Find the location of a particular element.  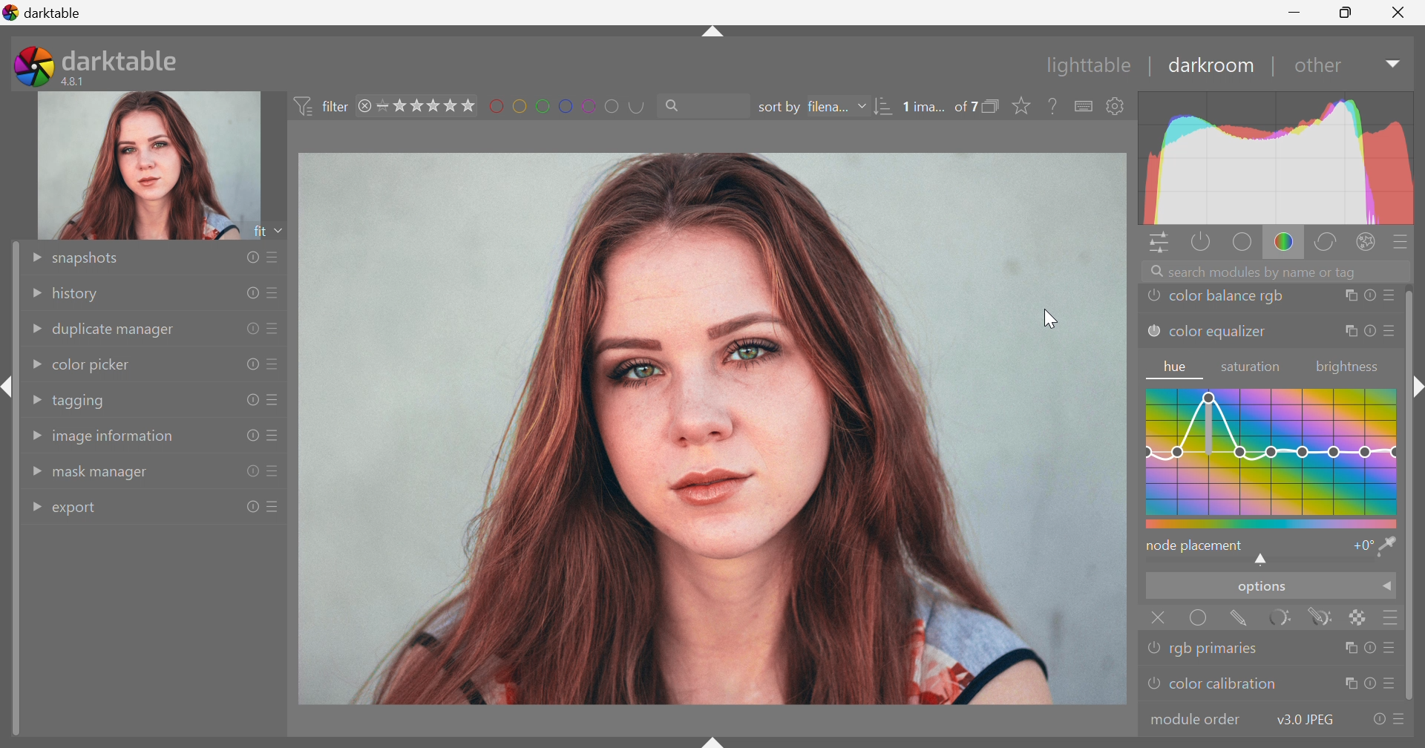

shift+ctrl+b is located at coordinates (714, 739).